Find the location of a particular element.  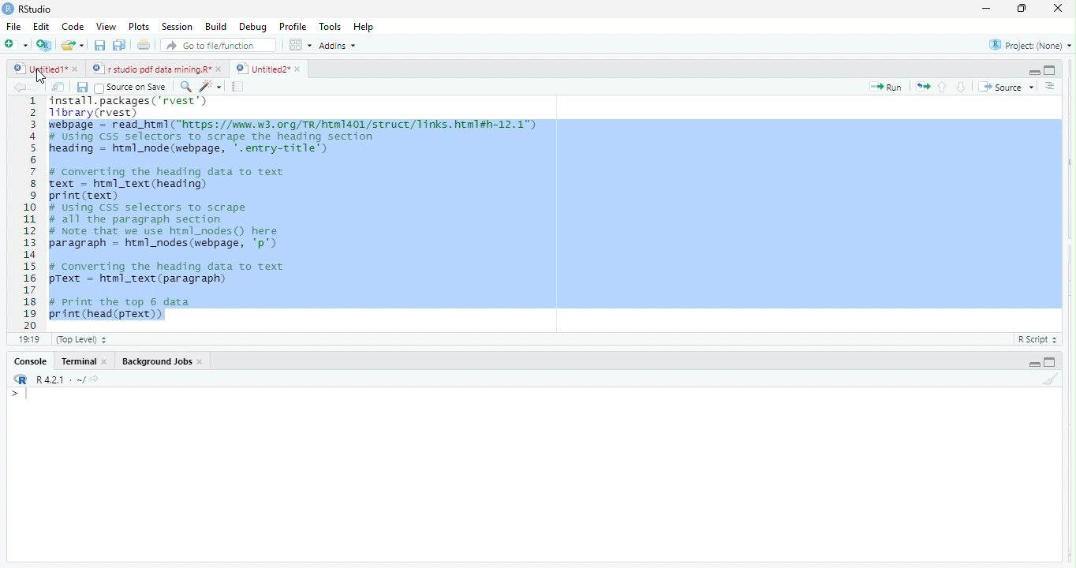

 Source  is located at coordinates (1007, 88).